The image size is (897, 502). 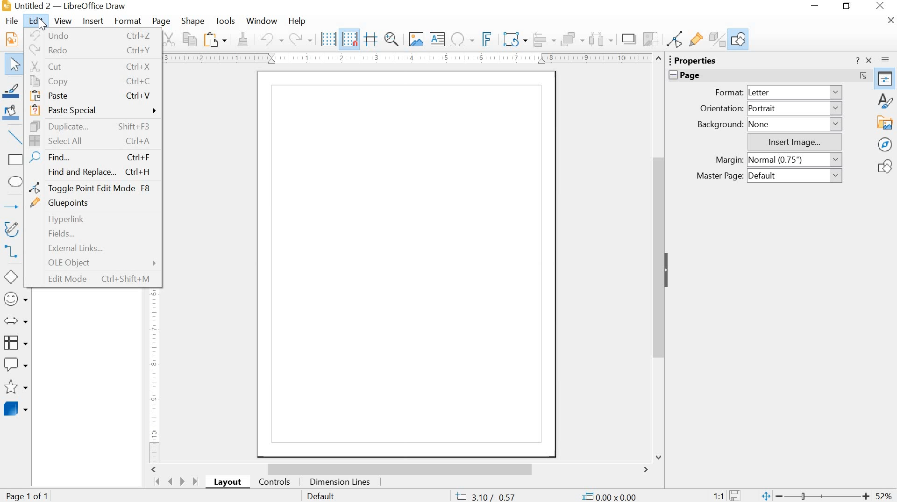 I want to click on file name, so click(x=66, y=7).